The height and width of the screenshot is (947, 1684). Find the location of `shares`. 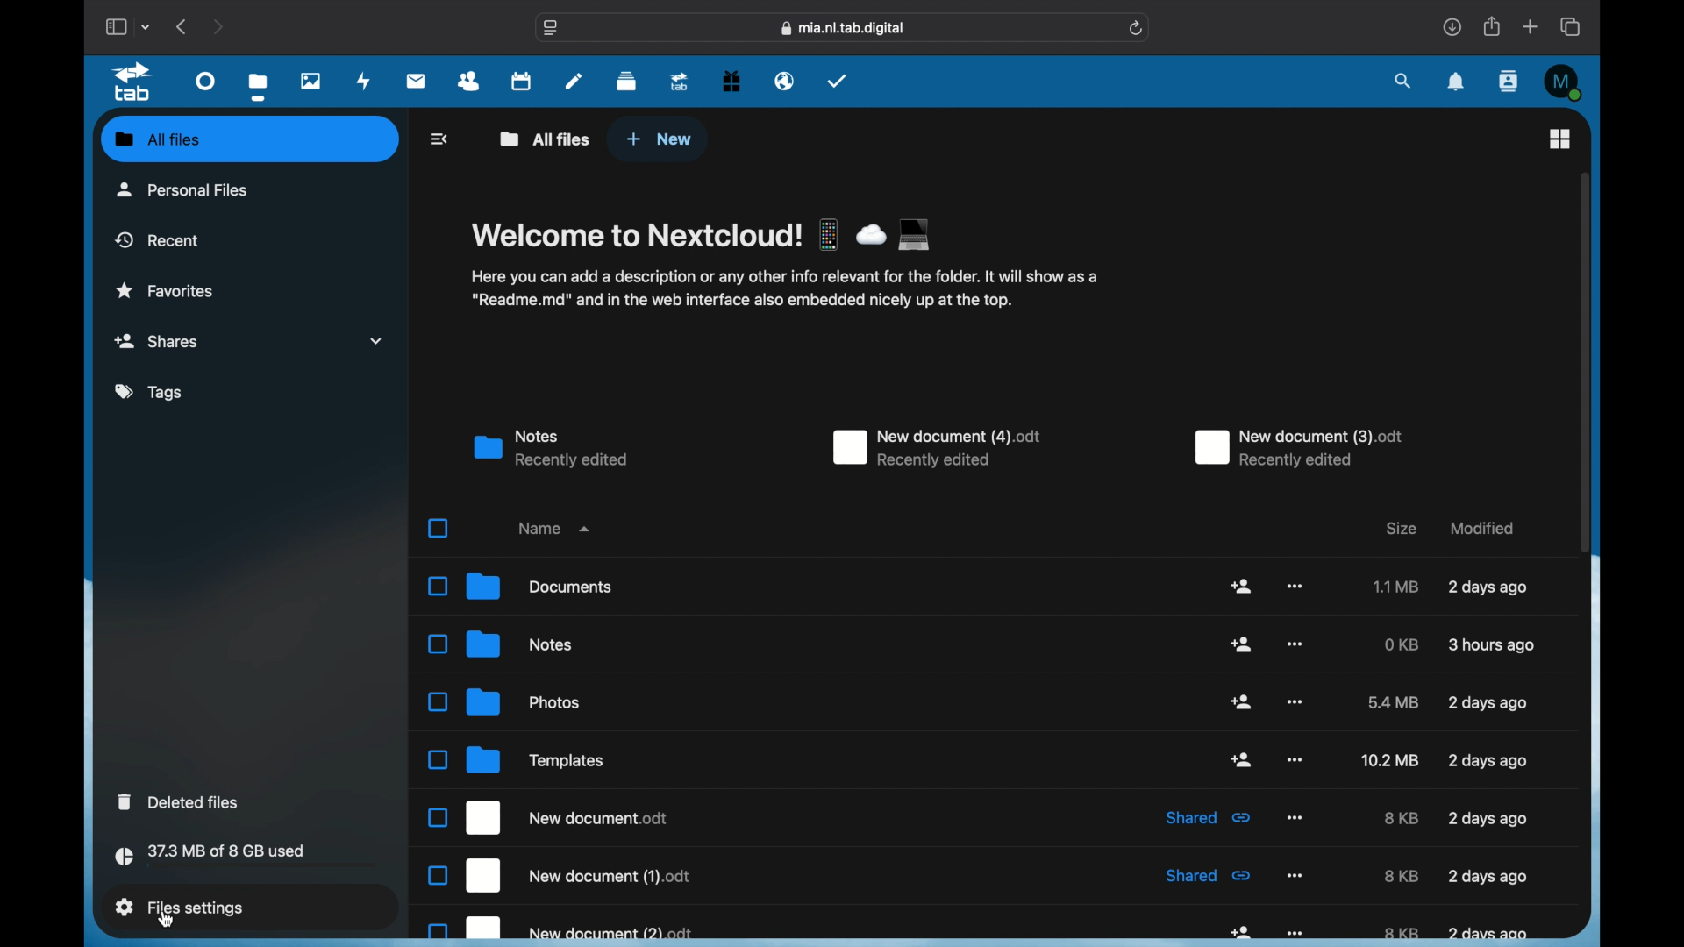

shares is located at coordinates (251, 340).